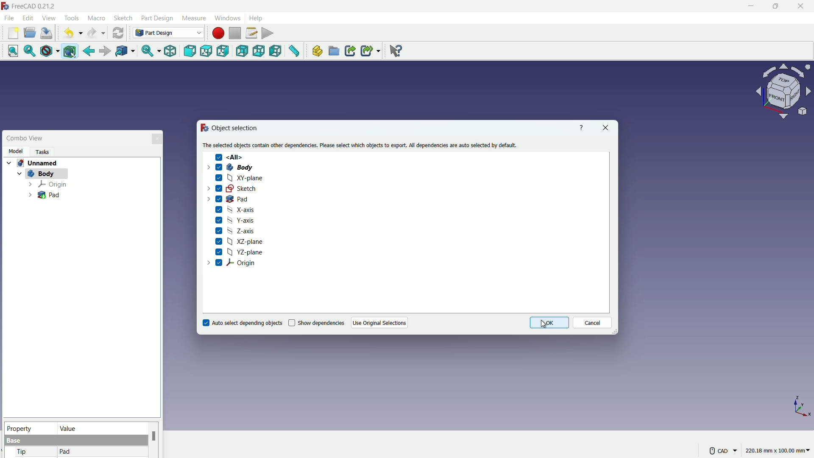 The width and height of the screenshot is (814, 458). I want to click on model, so click(15, 151).